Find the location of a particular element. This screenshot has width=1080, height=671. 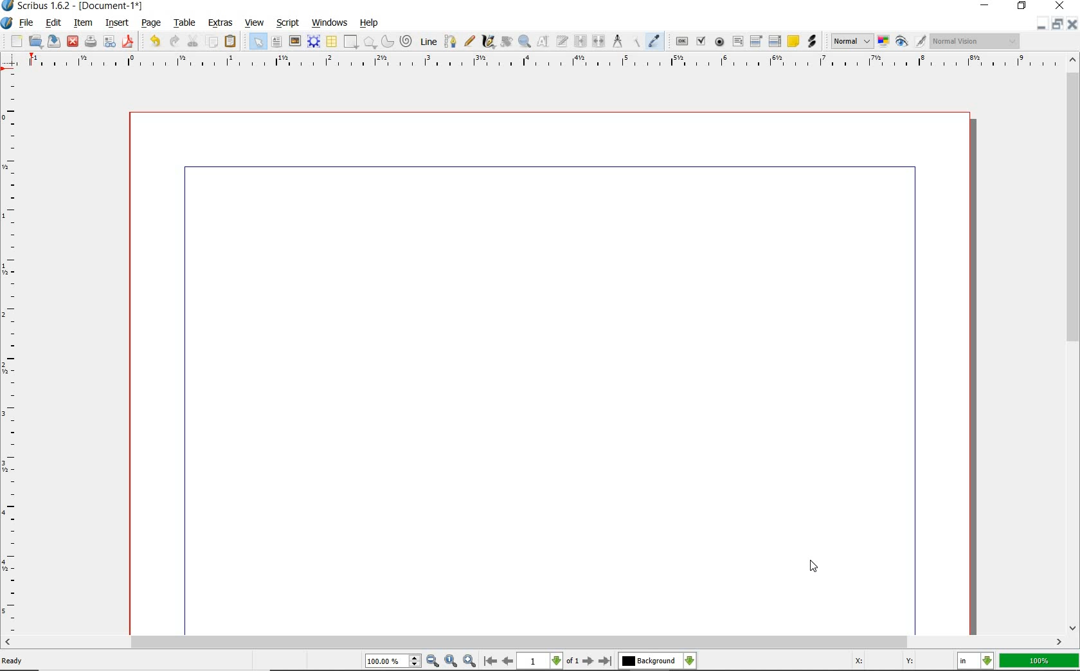

save is located at coordinates (52, 41).